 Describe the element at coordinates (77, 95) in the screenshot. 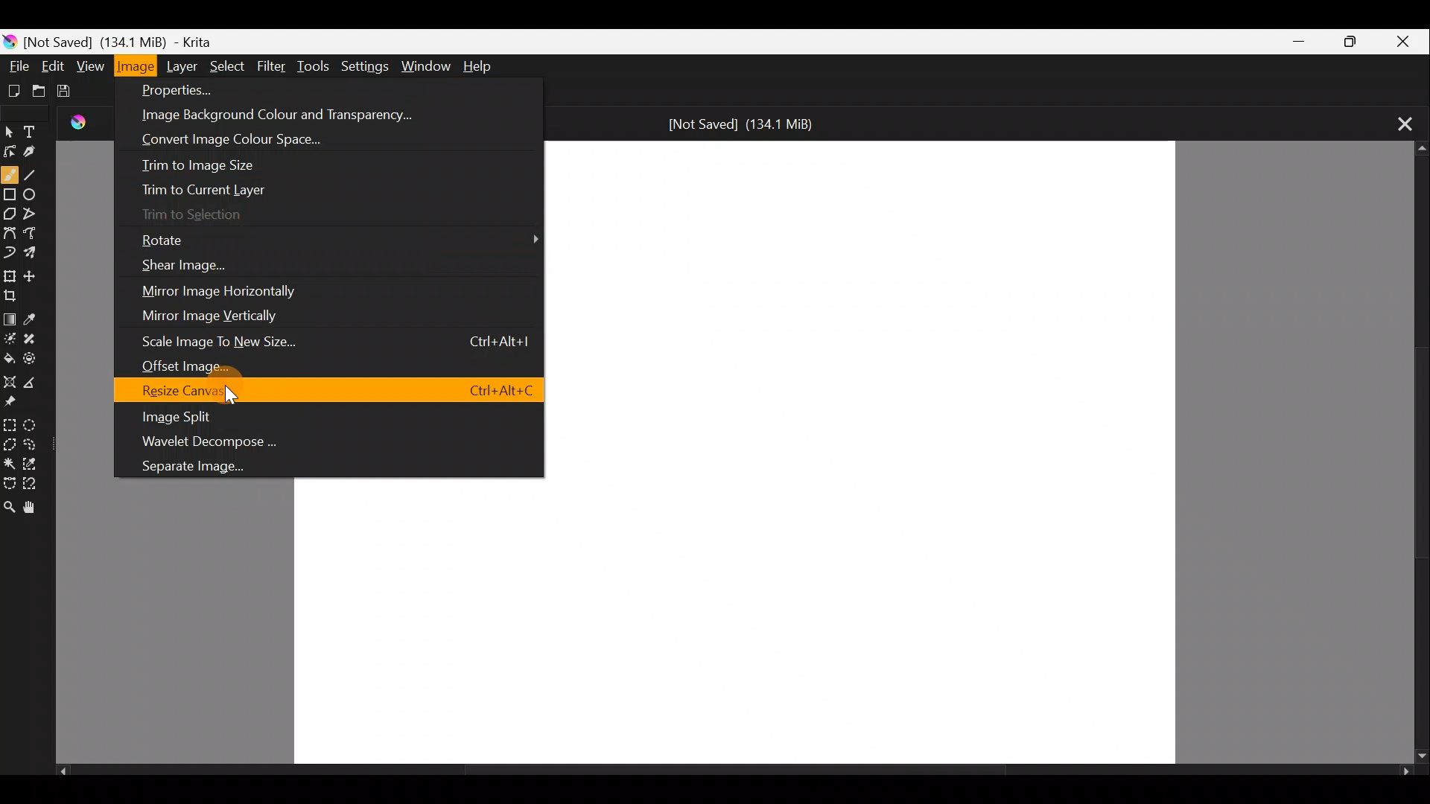

I see `Save` at that location.